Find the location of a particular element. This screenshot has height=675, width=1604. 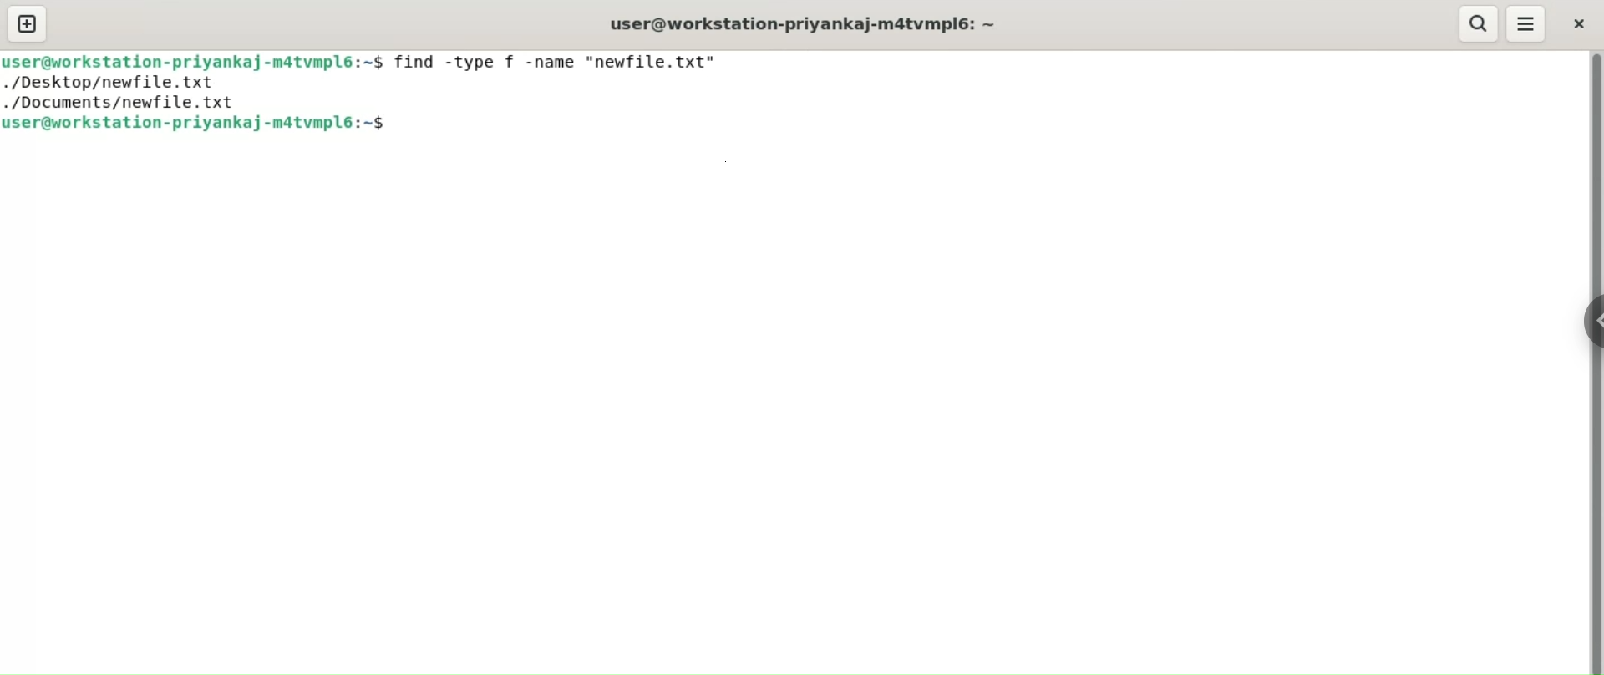

close is located at coordinates (1581, 26).